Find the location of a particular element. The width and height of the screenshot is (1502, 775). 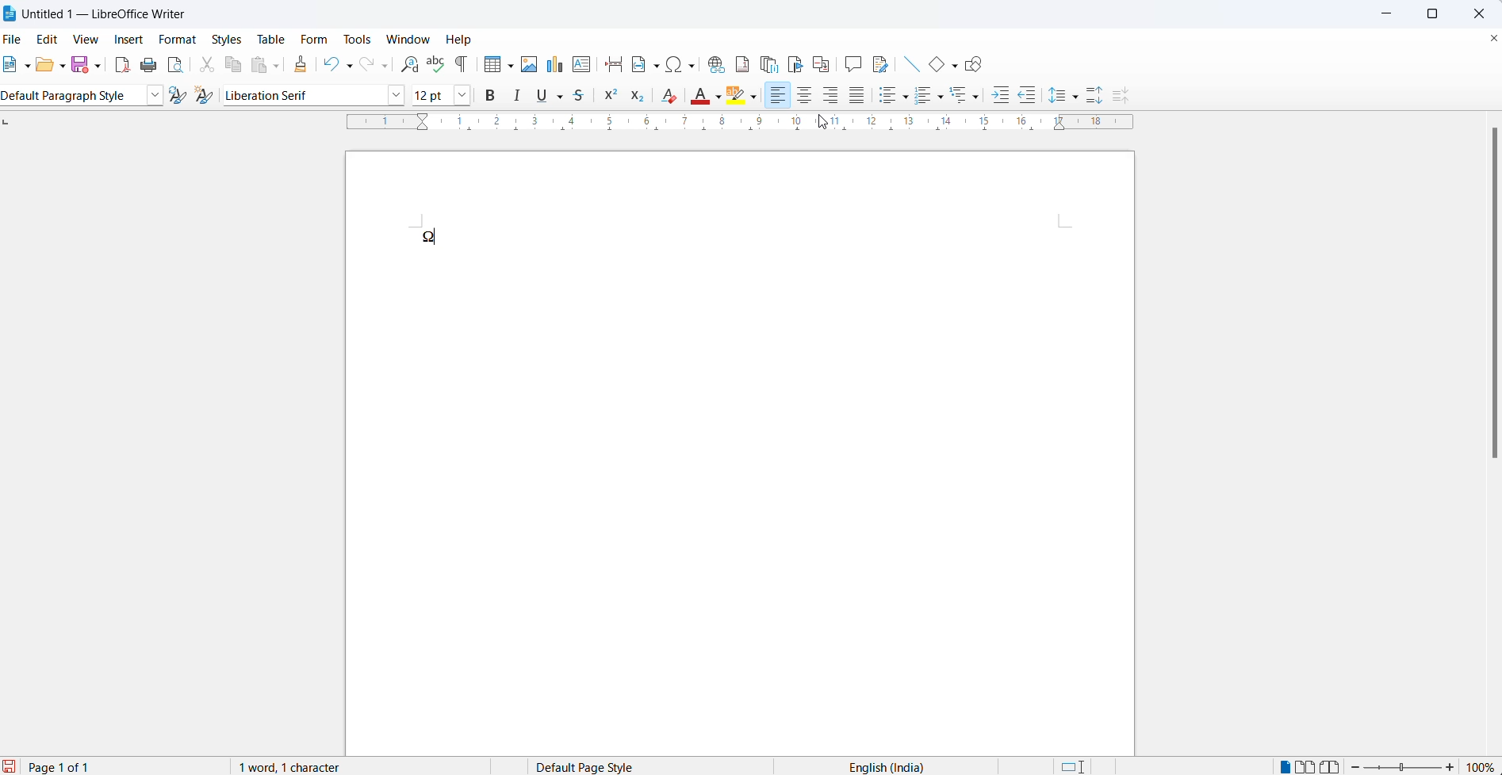

word and character count is located at coordinates (299, 767).